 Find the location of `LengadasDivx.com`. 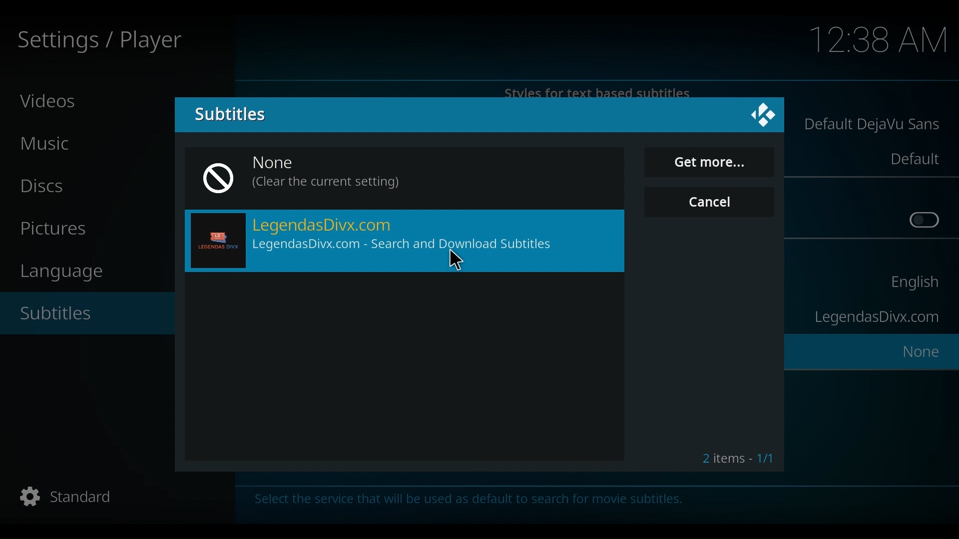

LengadasDivx.com is located at coordinates (326, 225).